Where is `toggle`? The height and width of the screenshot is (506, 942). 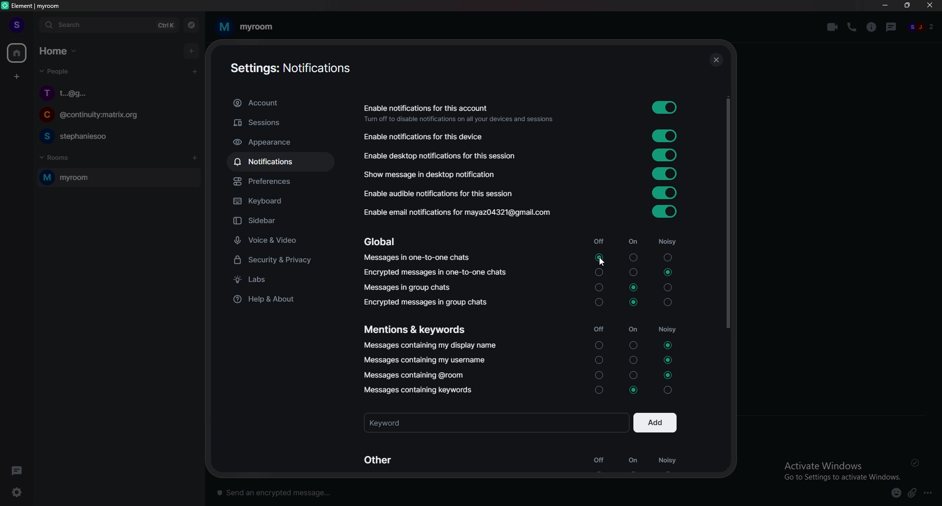
toggle is located at coordinates (666, 154).